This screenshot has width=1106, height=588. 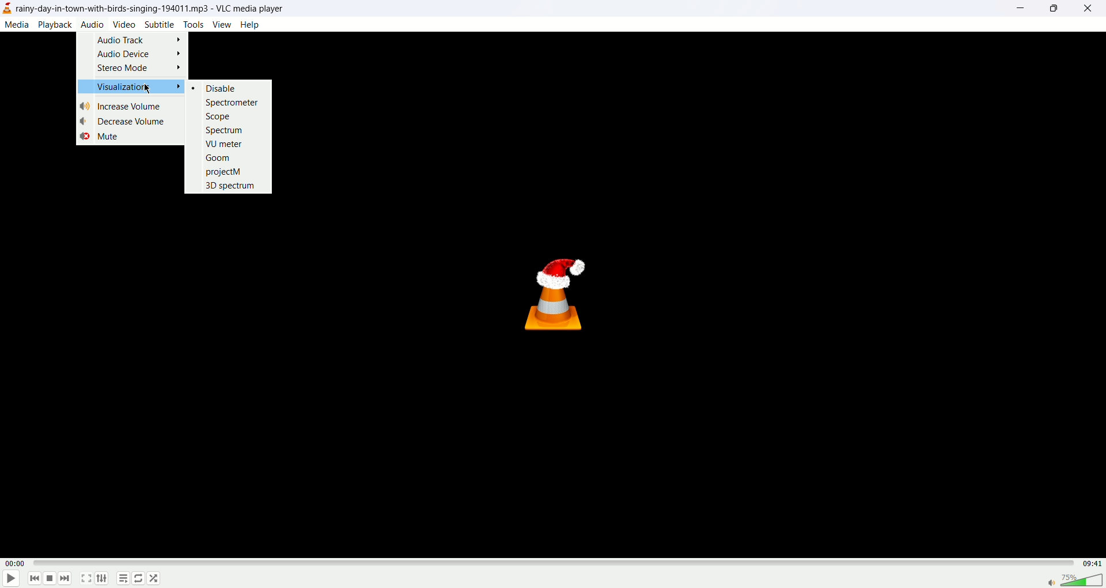 What do you see at coordinates (138, 69) in the screenshot?
I see `stereo mode` at bounding box center [138, 69].